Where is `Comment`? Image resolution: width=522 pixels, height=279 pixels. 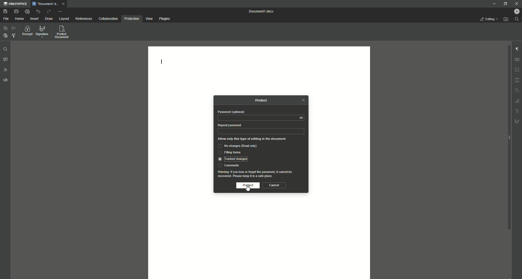
Comment is located at coordinates (6, 60).